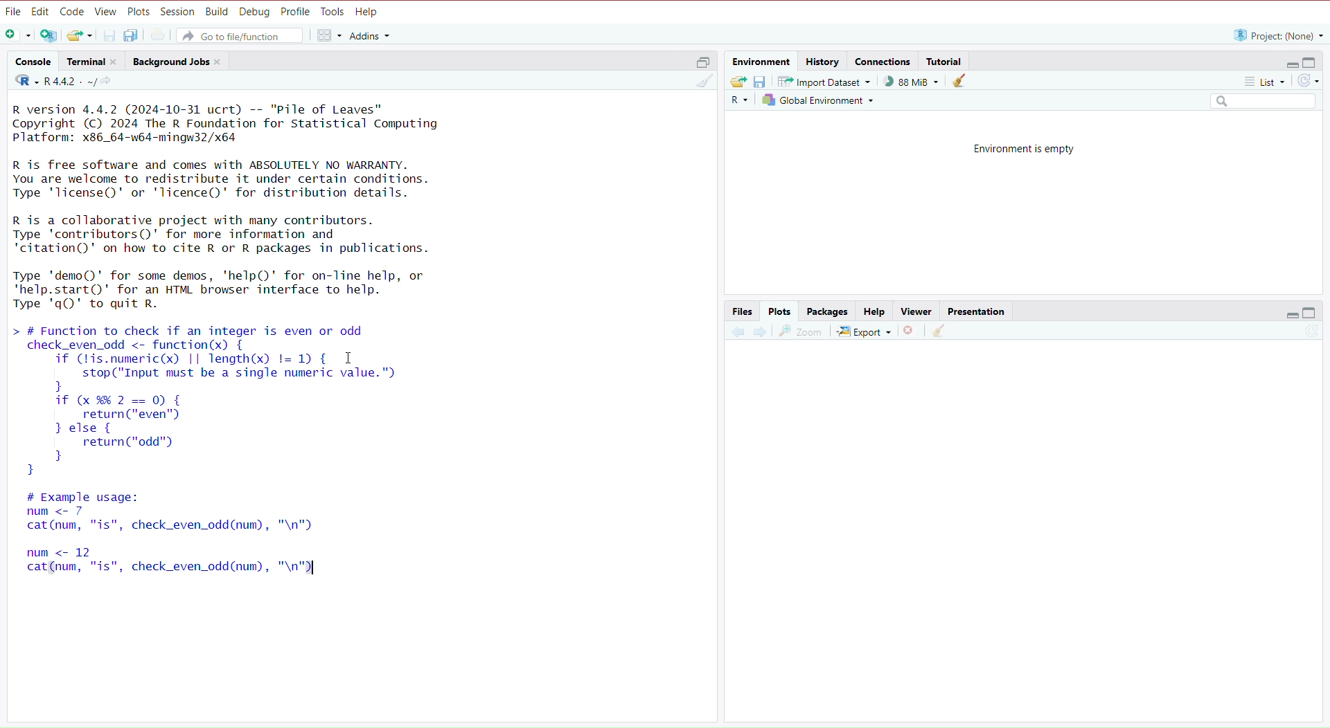 The width and height of the screenshot is (1330, 728). I want to click on save workspace as, so click(763, 82).